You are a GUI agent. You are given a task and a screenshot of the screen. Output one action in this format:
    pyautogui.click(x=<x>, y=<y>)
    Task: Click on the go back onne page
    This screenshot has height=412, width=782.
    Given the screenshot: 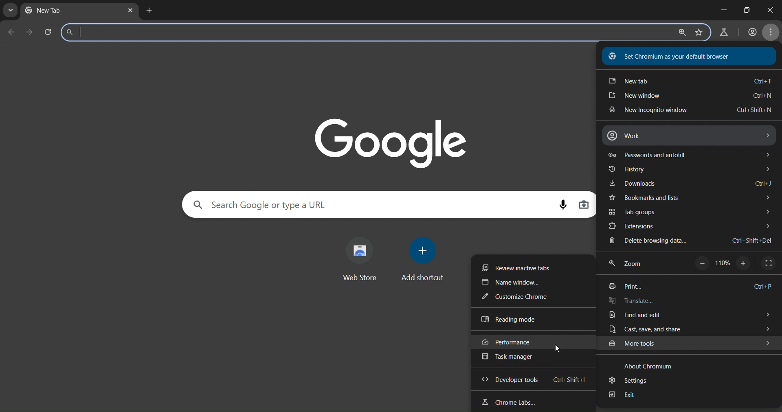 What is the action you would take?
    pyautogui.click(x=11, y=32)
    